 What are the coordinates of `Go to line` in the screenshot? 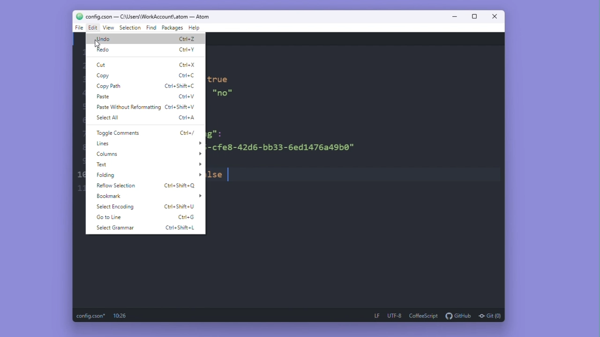 It's located at (112, 217).